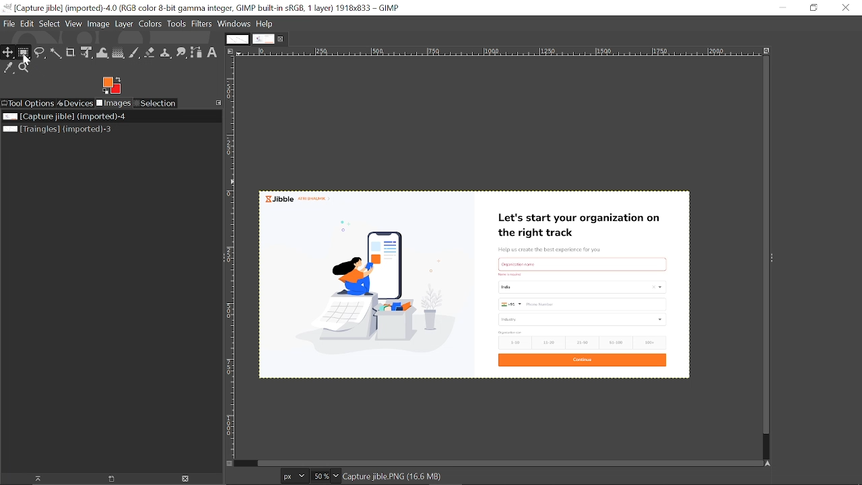 Image resolution: width=862 pixels, height=485 pixels. What do you see at coordinates (70, 52) in the screenshot?
I see `Crop tool` at bounding box center [70, 52].